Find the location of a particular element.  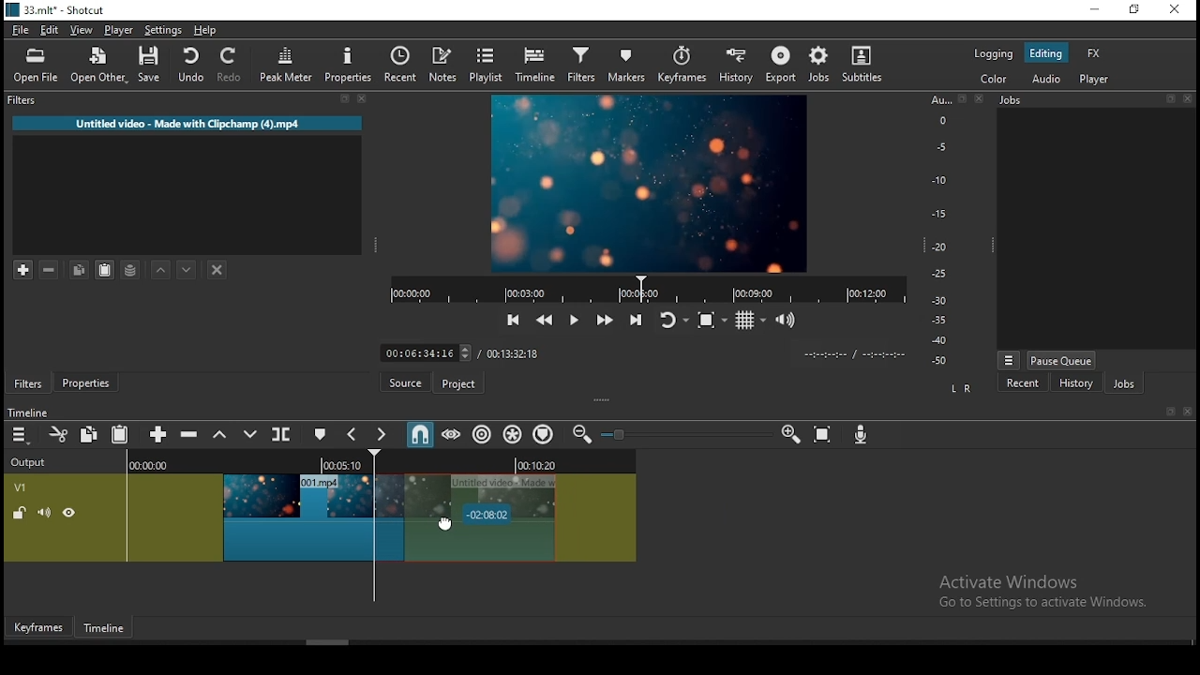

Timeframe is located at coordinates (109, 630).